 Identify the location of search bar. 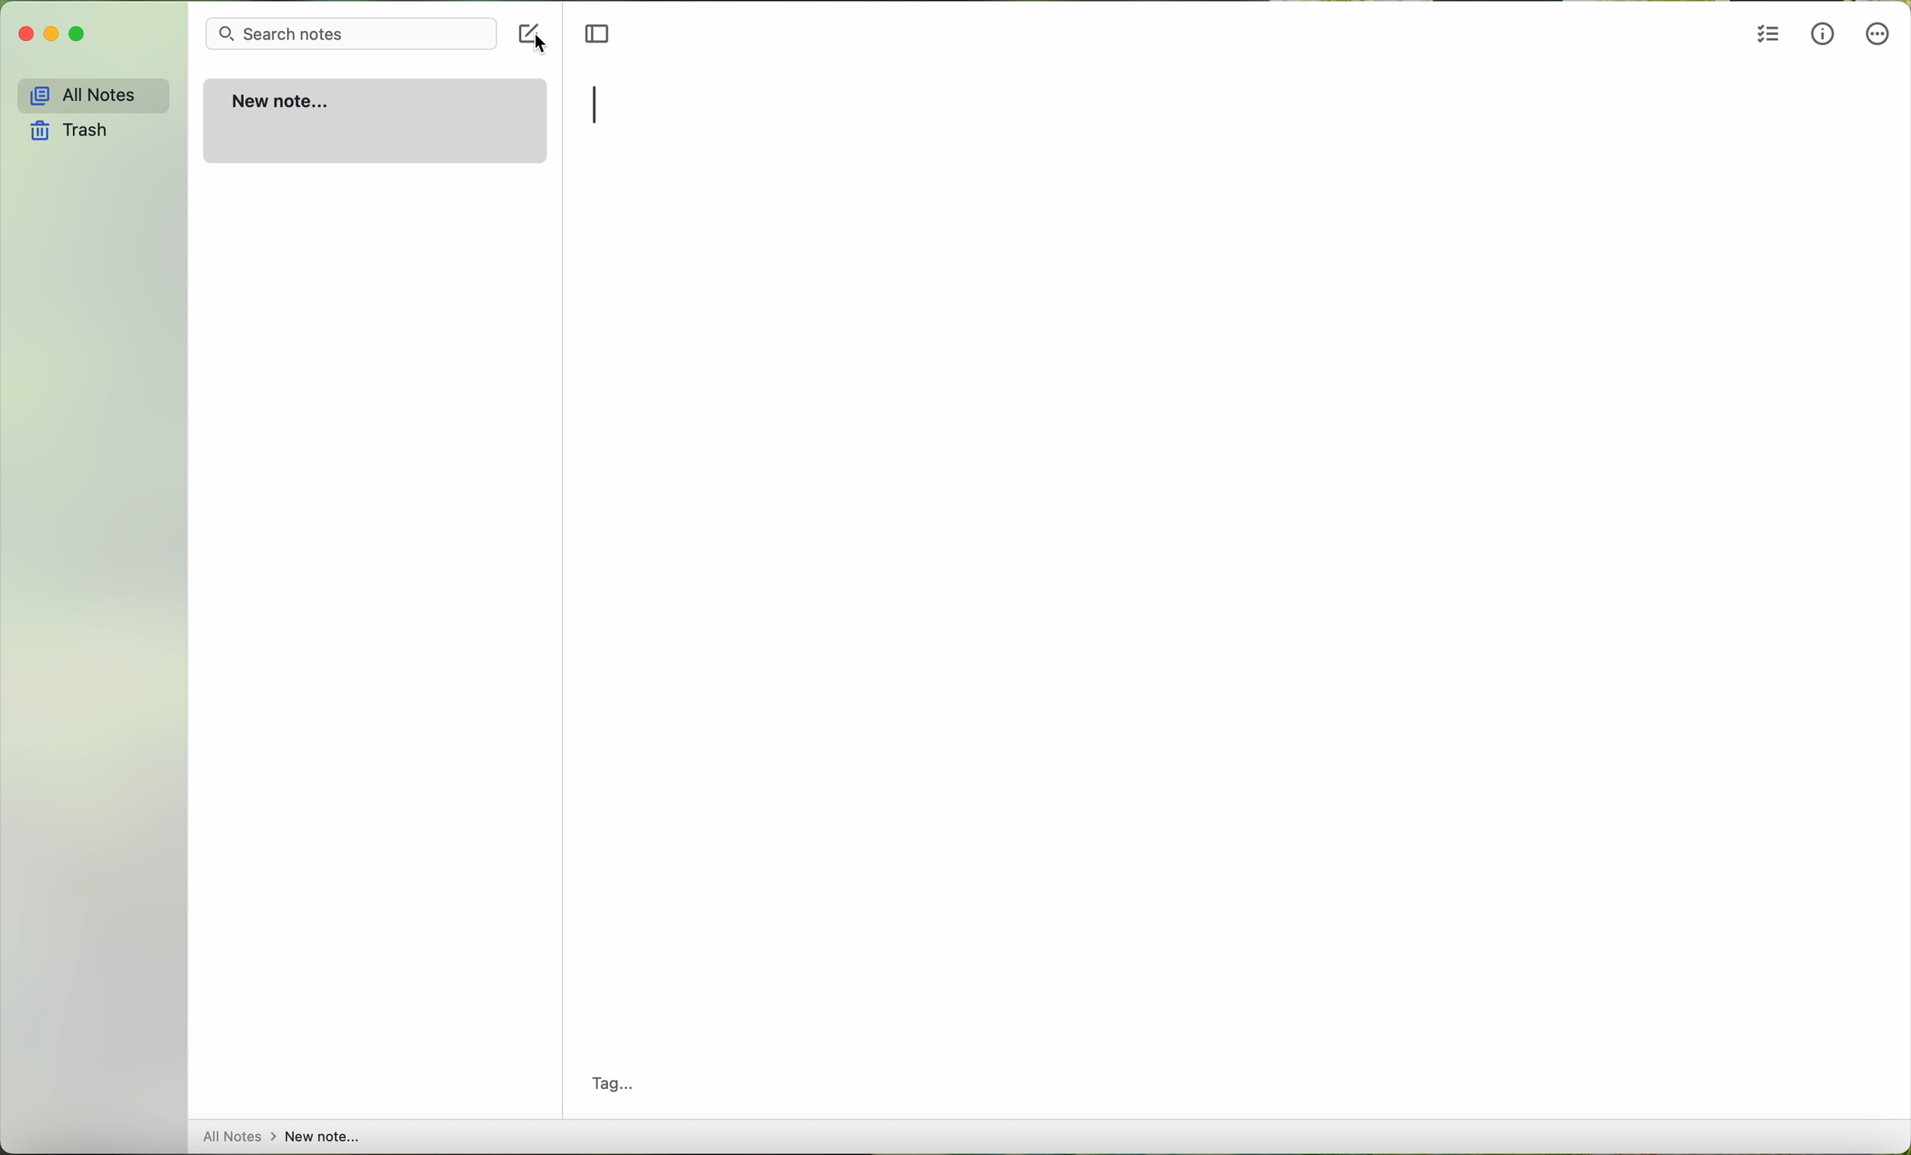
(350, 33).